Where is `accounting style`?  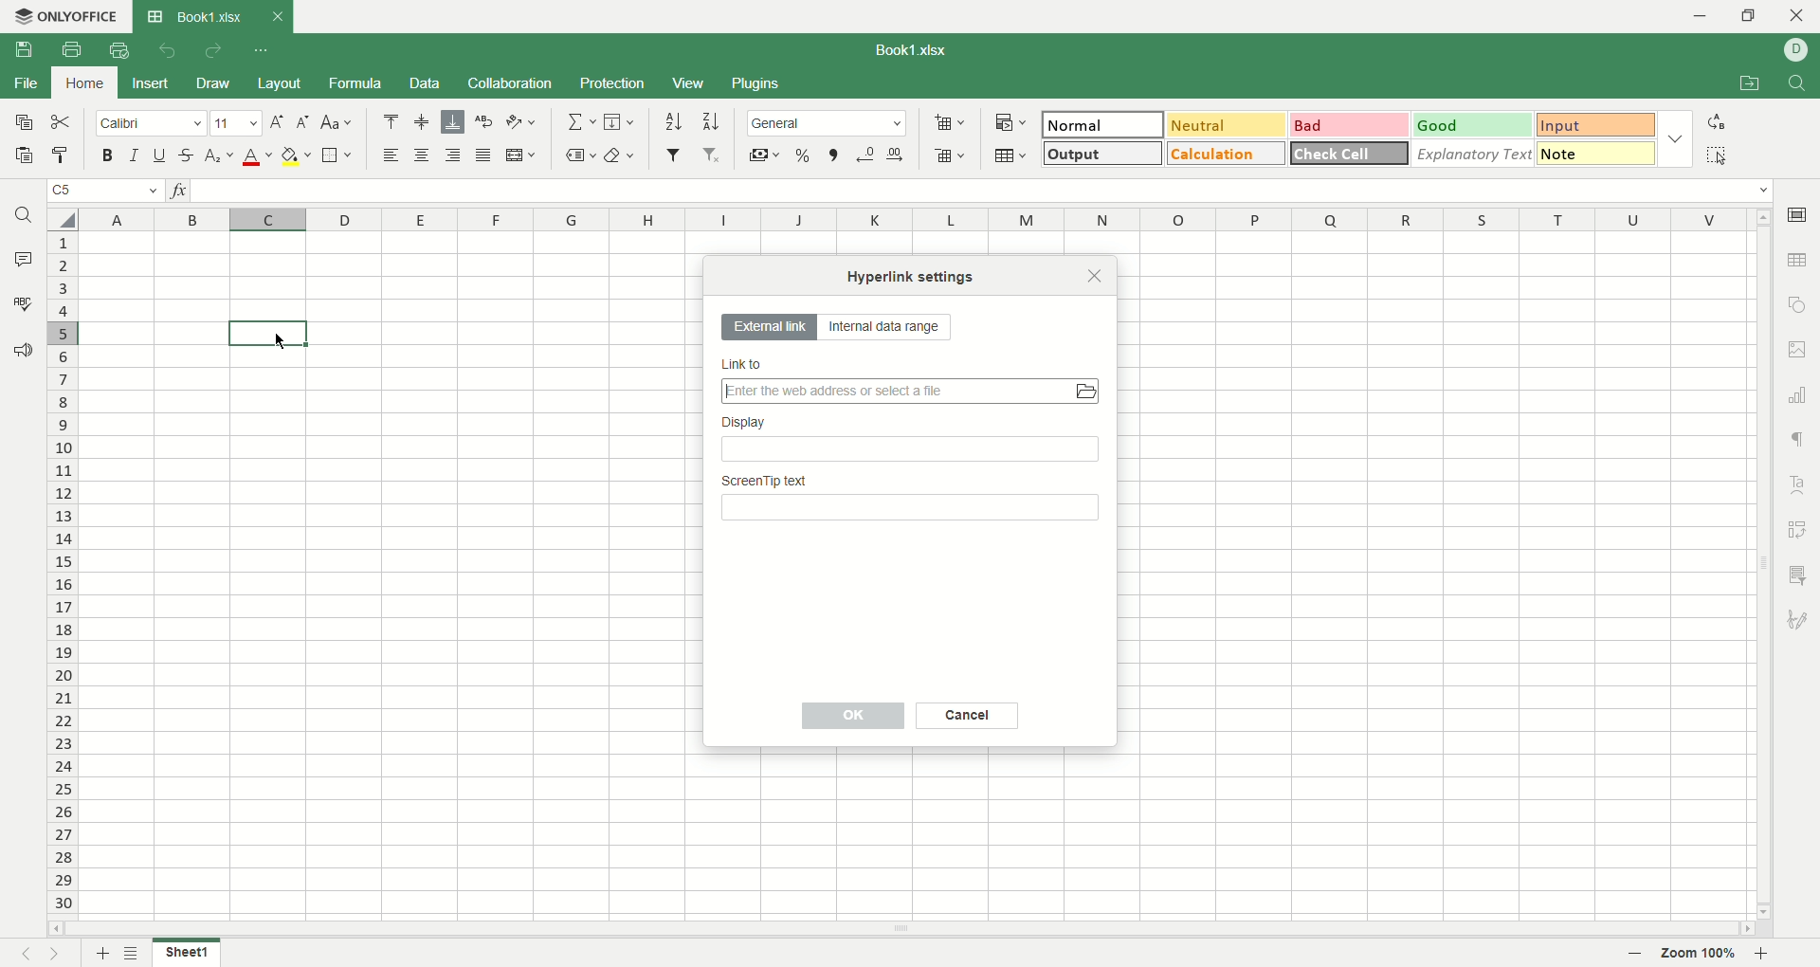 accounting style is located at coordinates (764, 155).